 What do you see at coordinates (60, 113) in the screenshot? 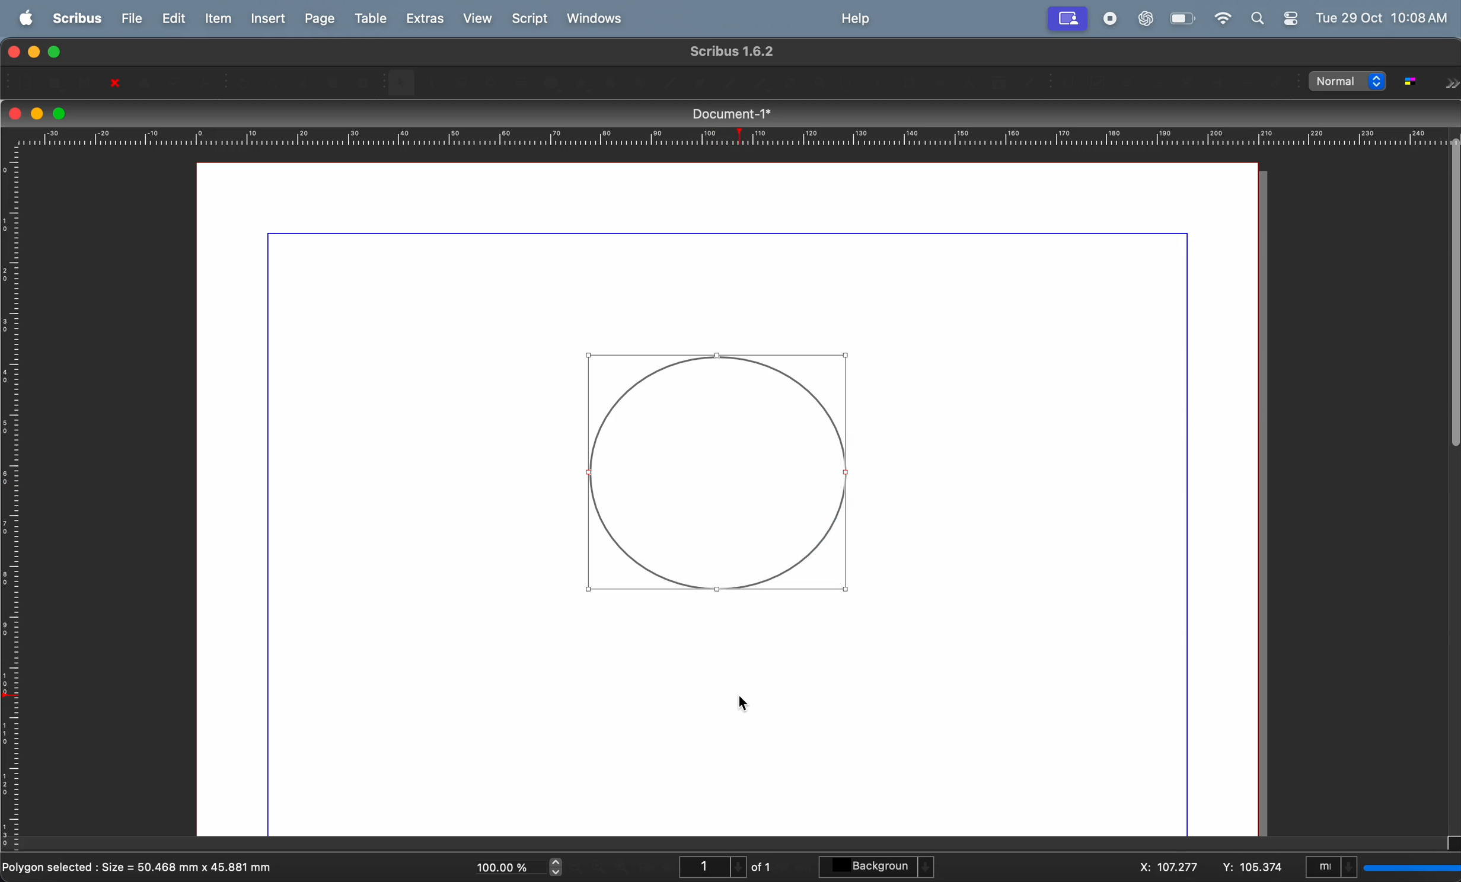
I see `maximize` at bounding box center [60, 113].